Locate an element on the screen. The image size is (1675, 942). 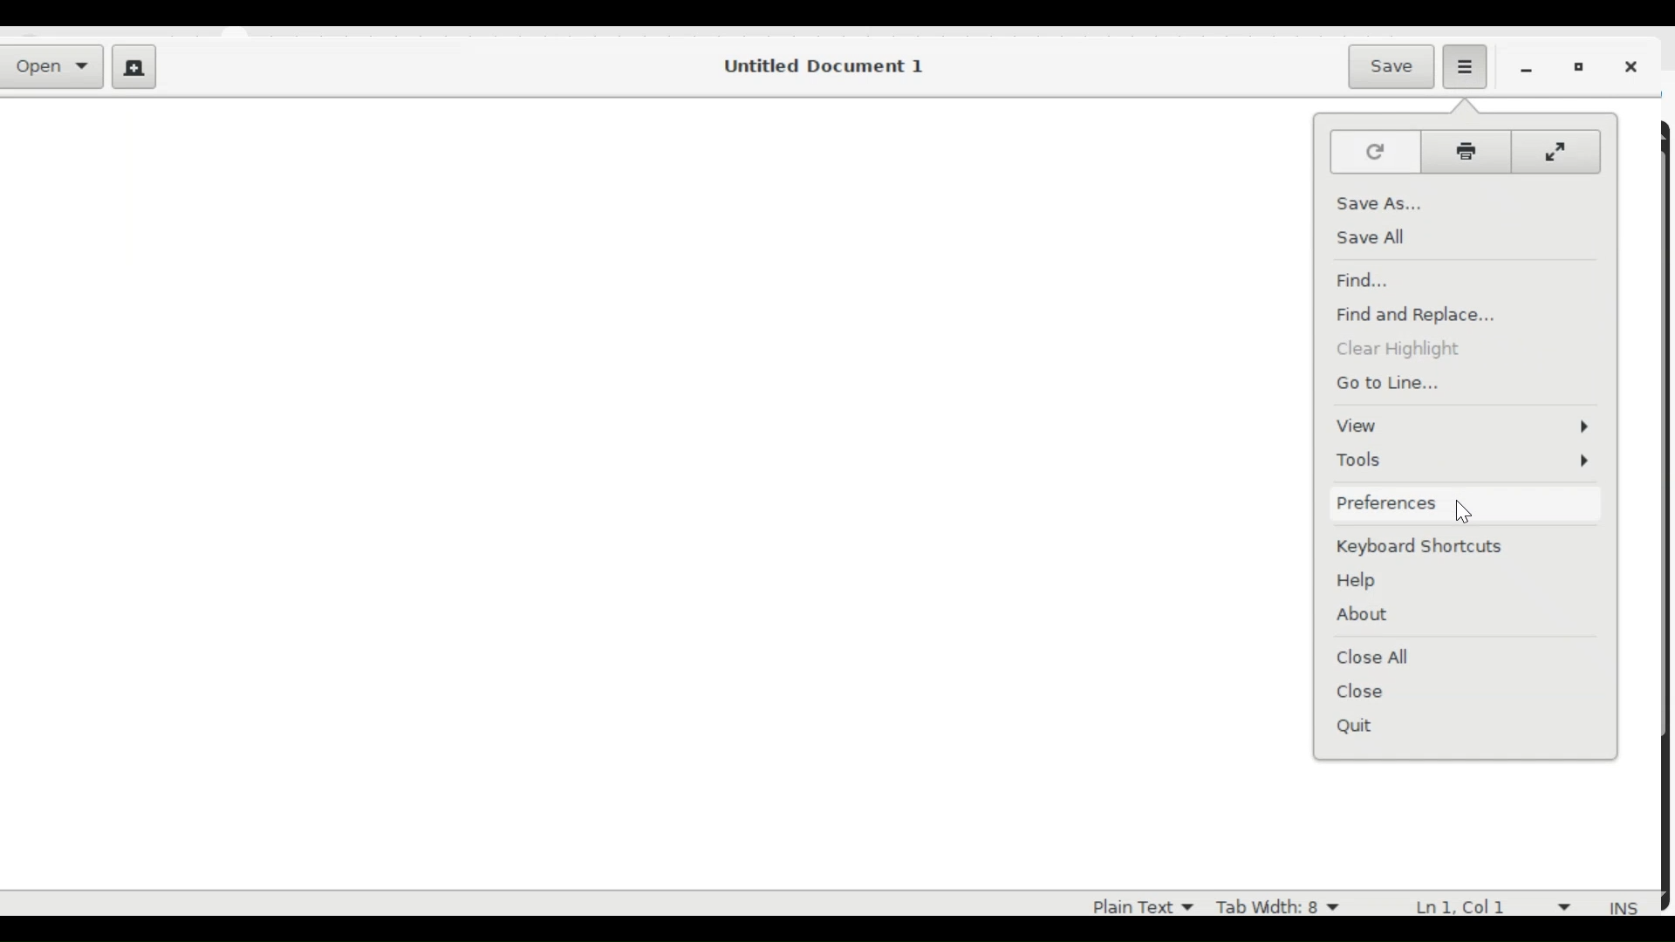
Close All is located at coordinates (1376, 657).